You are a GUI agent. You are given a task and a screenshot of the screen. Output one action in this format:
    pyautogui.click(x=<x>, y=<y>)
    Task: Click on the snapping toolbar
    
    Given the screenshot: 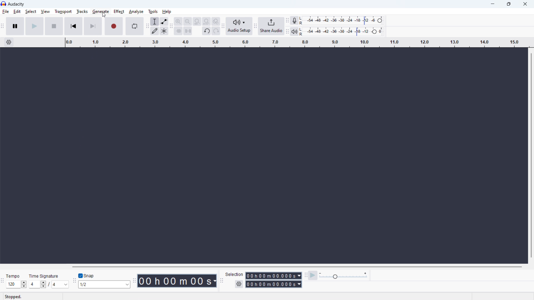 What is the action you would take?
    pyautogui.click(x=75, y=281)
    